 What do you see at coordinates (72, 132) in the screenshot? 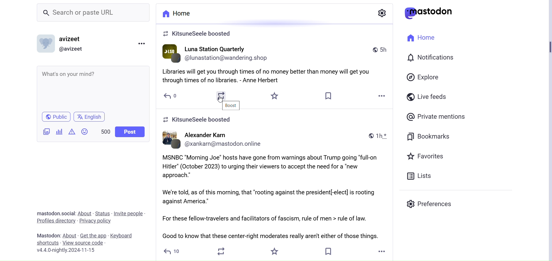
I see `Add Content Warning` at bounding box center [72, 132].